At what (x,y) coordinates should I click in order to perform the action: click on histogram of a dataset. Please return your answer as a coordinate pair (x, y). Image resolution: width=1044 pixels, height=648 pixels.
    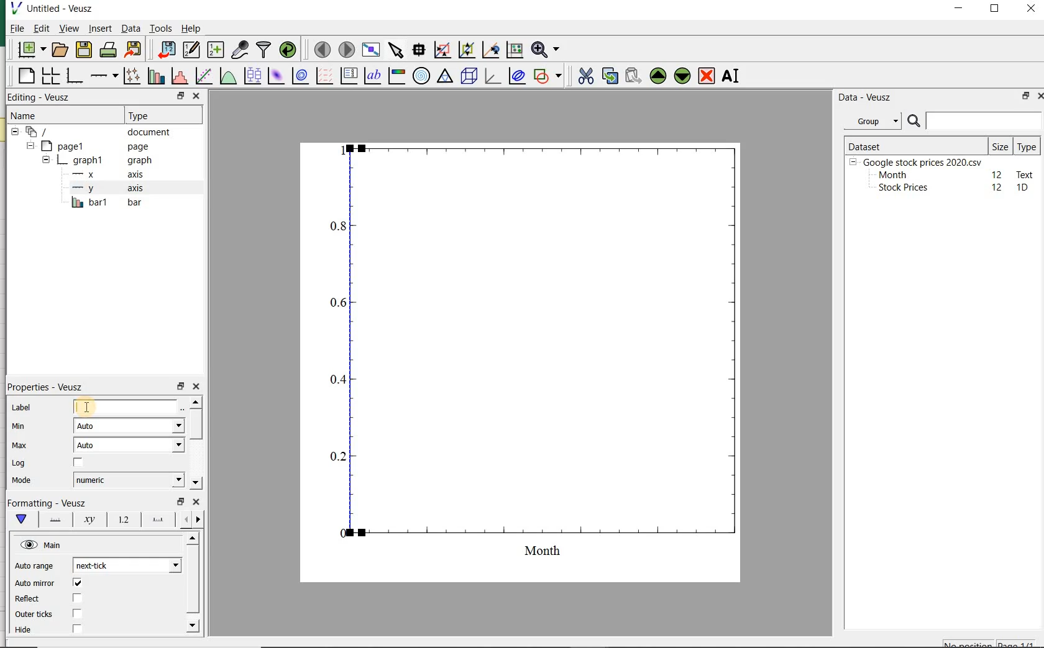
    Looking at the image, I should click on (178, 78).